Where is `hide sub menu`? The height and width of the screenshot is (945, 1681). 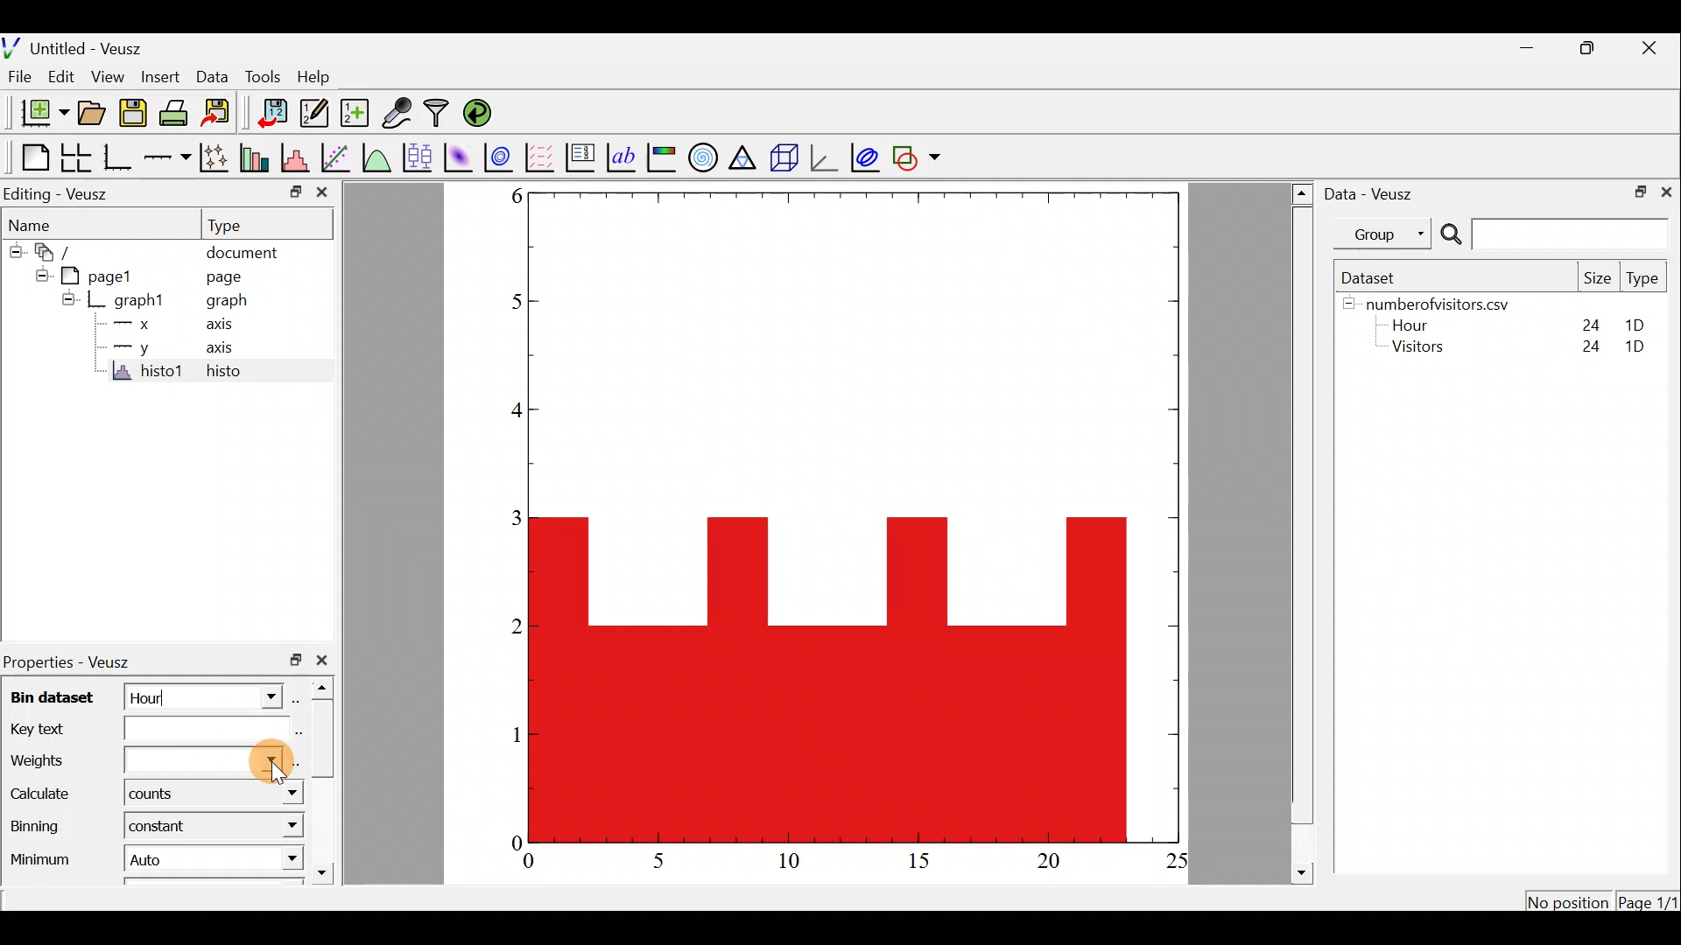
hide sub menu is located at coordinates (1347, 307).